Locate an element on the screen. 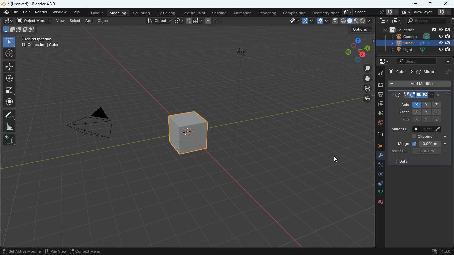  move is located at coordinates (10, 67).